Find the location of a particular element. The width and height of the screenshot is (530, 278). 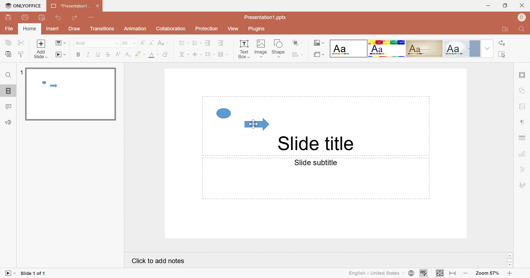

Increase Indent is located at coordinates (221, 42).